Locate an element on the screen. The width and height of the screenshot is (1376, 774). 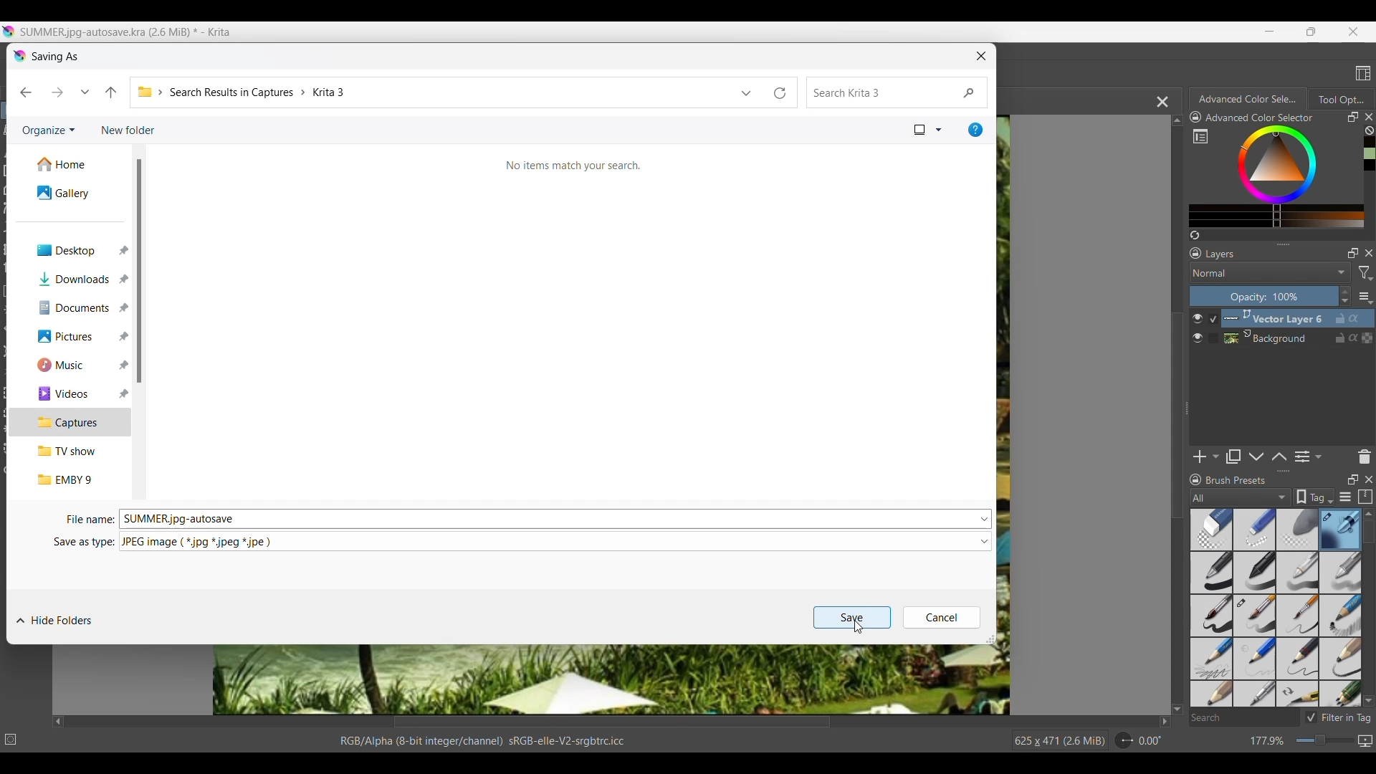
Title of current layer is located at coordinates (1220, 254).